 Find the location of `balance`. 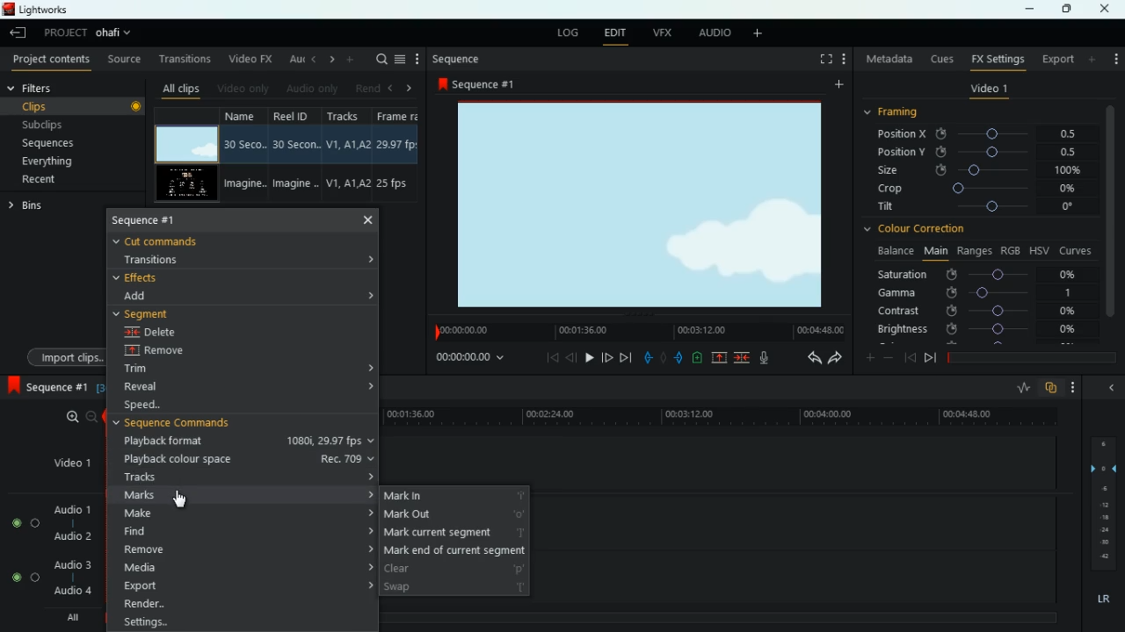

balance is located at coordinates (891, 252).